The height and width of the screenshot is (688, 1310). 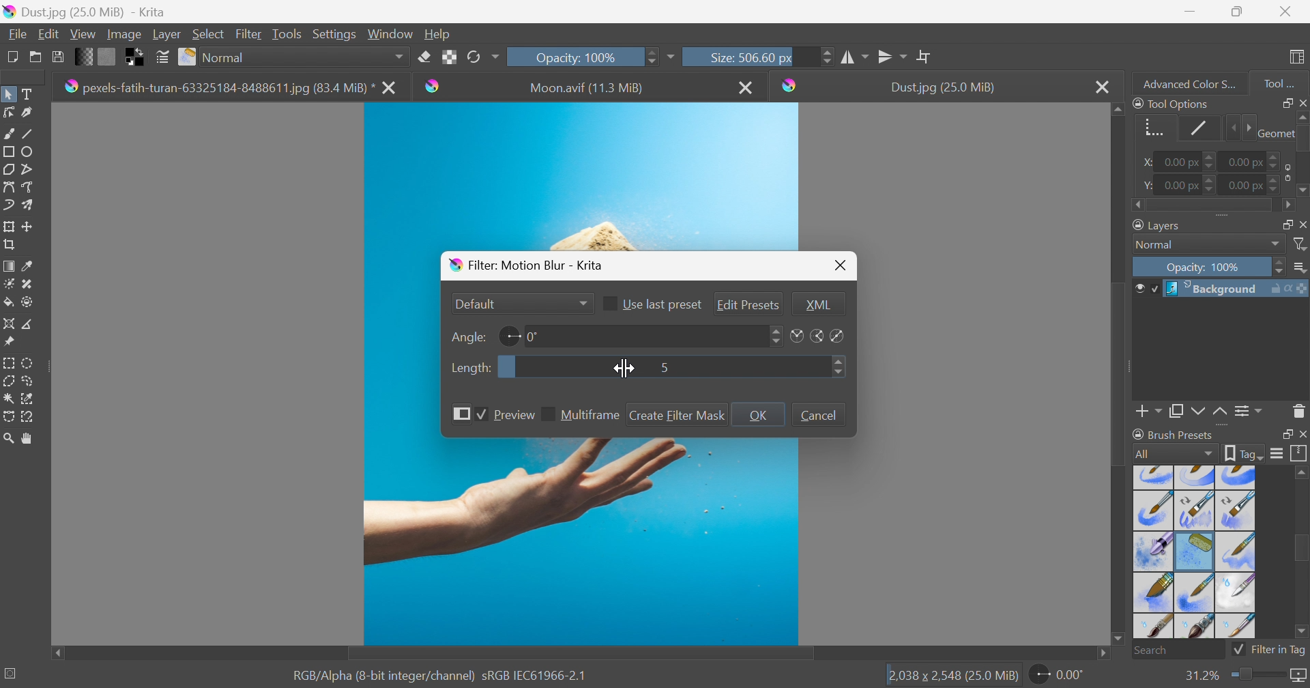 What do you see at coordinates (31, 397) in the screenshot?
I see `selection tool` at bounding box center [31, 397].